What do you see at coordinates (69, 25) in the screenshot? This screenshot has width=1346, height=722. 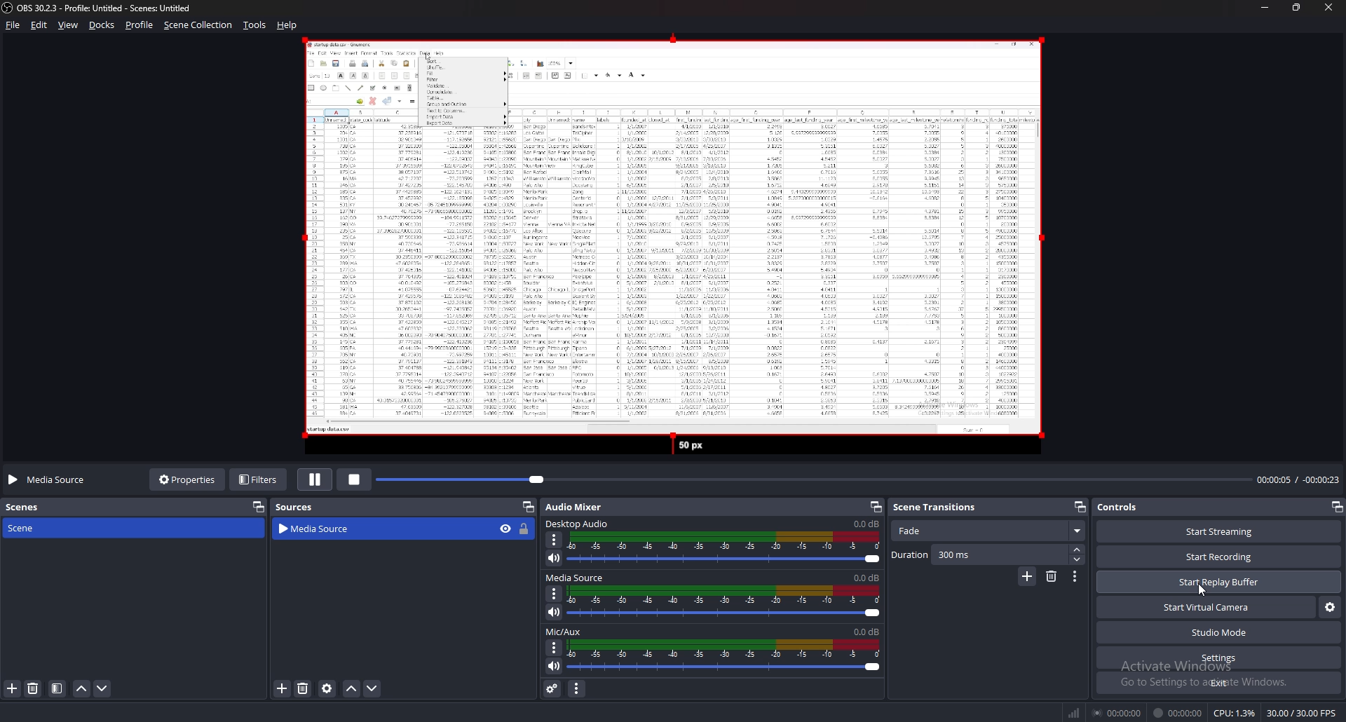 I see `view` at bounding box center [69, 25].